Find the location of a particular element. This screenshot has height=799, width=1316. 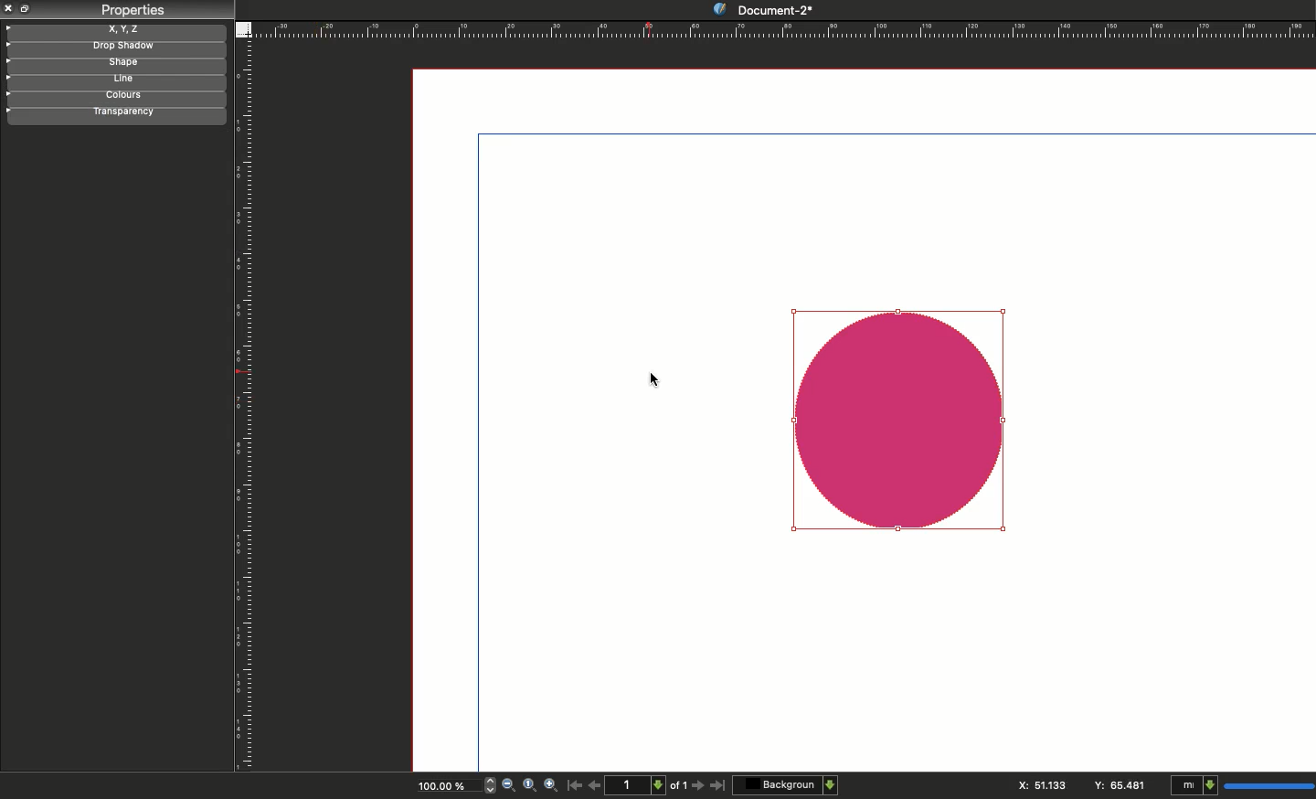

100.00% is located at coordinates (440, 788).